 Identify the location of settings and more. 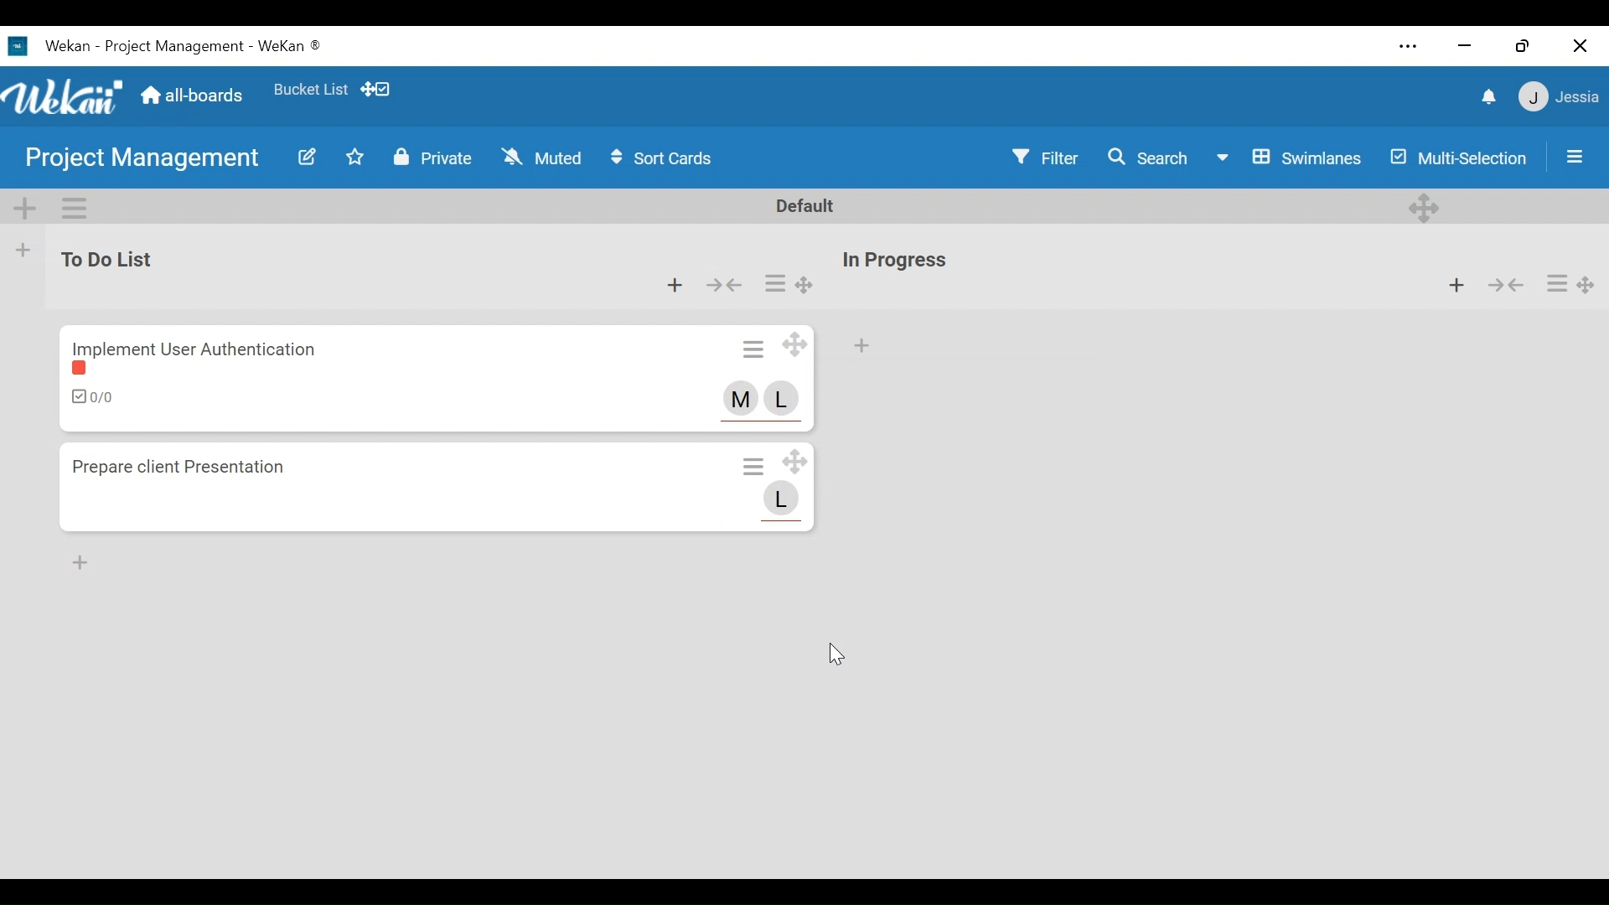
(1407, 46).